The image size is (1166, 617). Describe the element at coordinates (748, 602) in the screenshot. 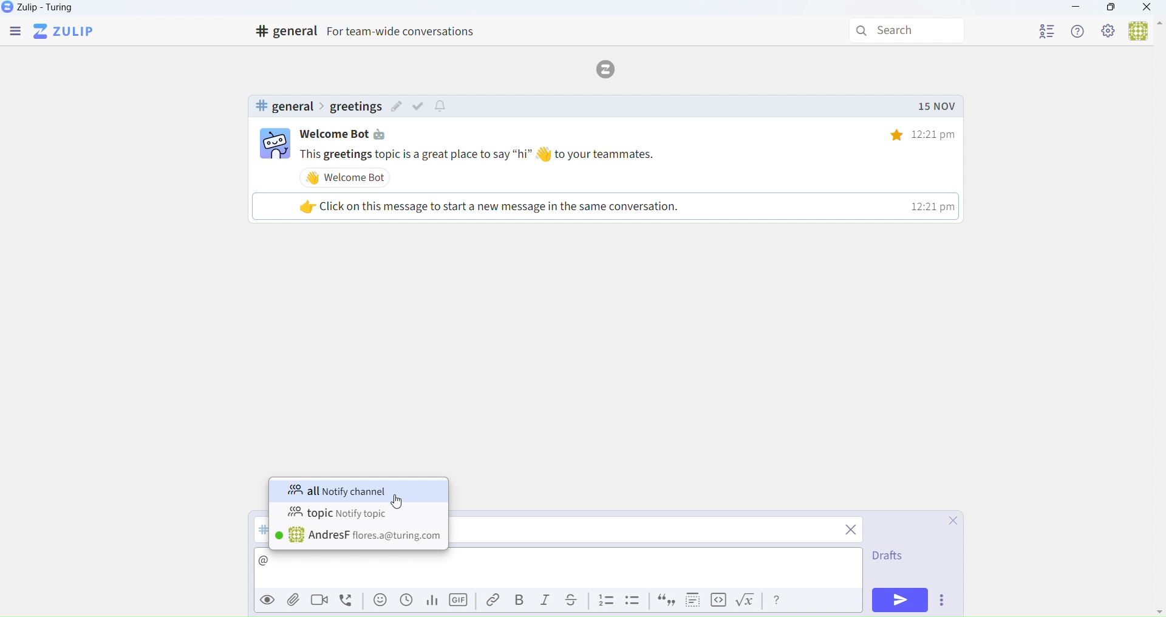

I see `Formula` at that location.